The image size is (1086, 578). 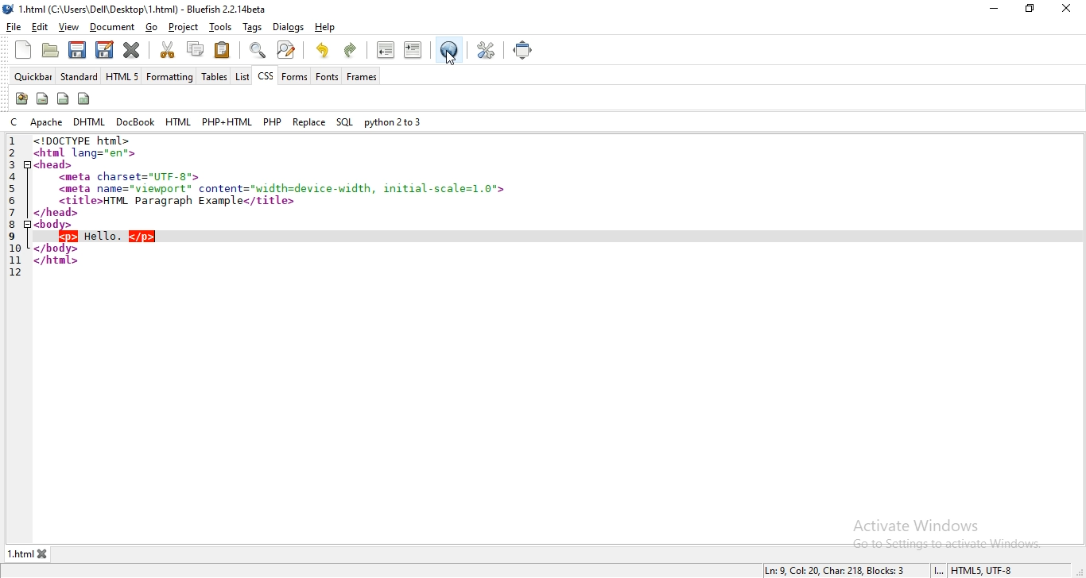 What do you see at coordinates (78, 75) in the screenshot?
I see `standard` at bounding box center [78, 75].